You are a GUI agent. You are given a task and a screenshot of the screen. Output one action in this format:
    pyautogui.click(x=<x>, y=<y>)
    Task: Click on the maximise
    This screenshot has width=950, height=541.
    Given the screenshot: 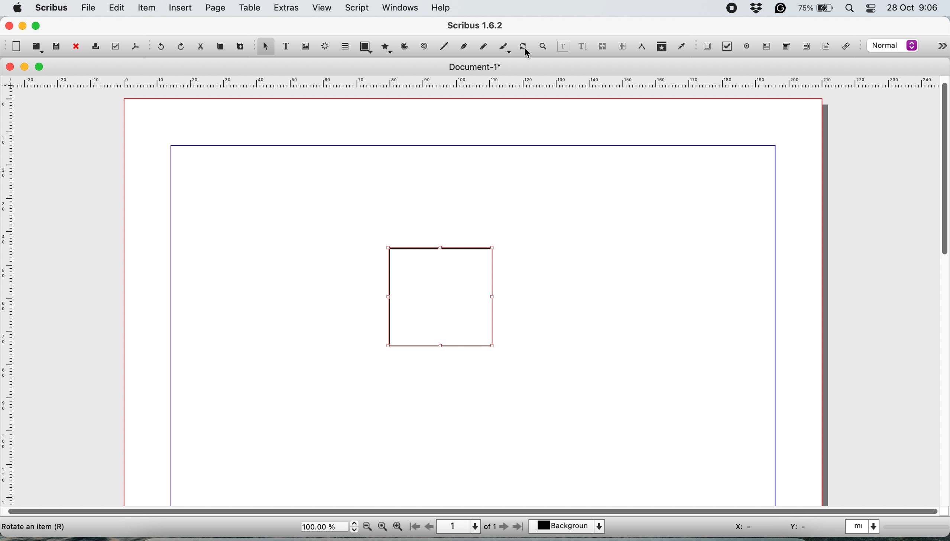 What is the action you would take?
    pyautogui.click(x=41, y=67)
    